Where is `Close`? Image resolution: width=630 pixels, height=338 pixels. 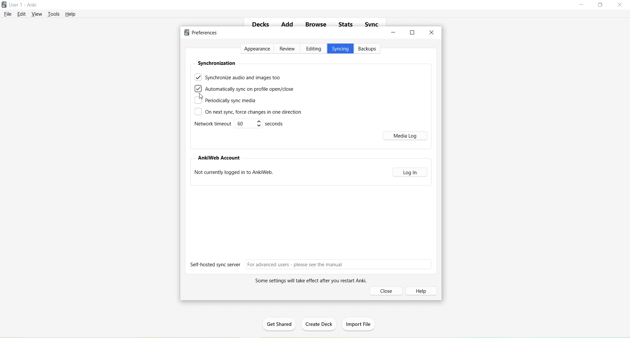 Close is located at coordinates (387, 291).